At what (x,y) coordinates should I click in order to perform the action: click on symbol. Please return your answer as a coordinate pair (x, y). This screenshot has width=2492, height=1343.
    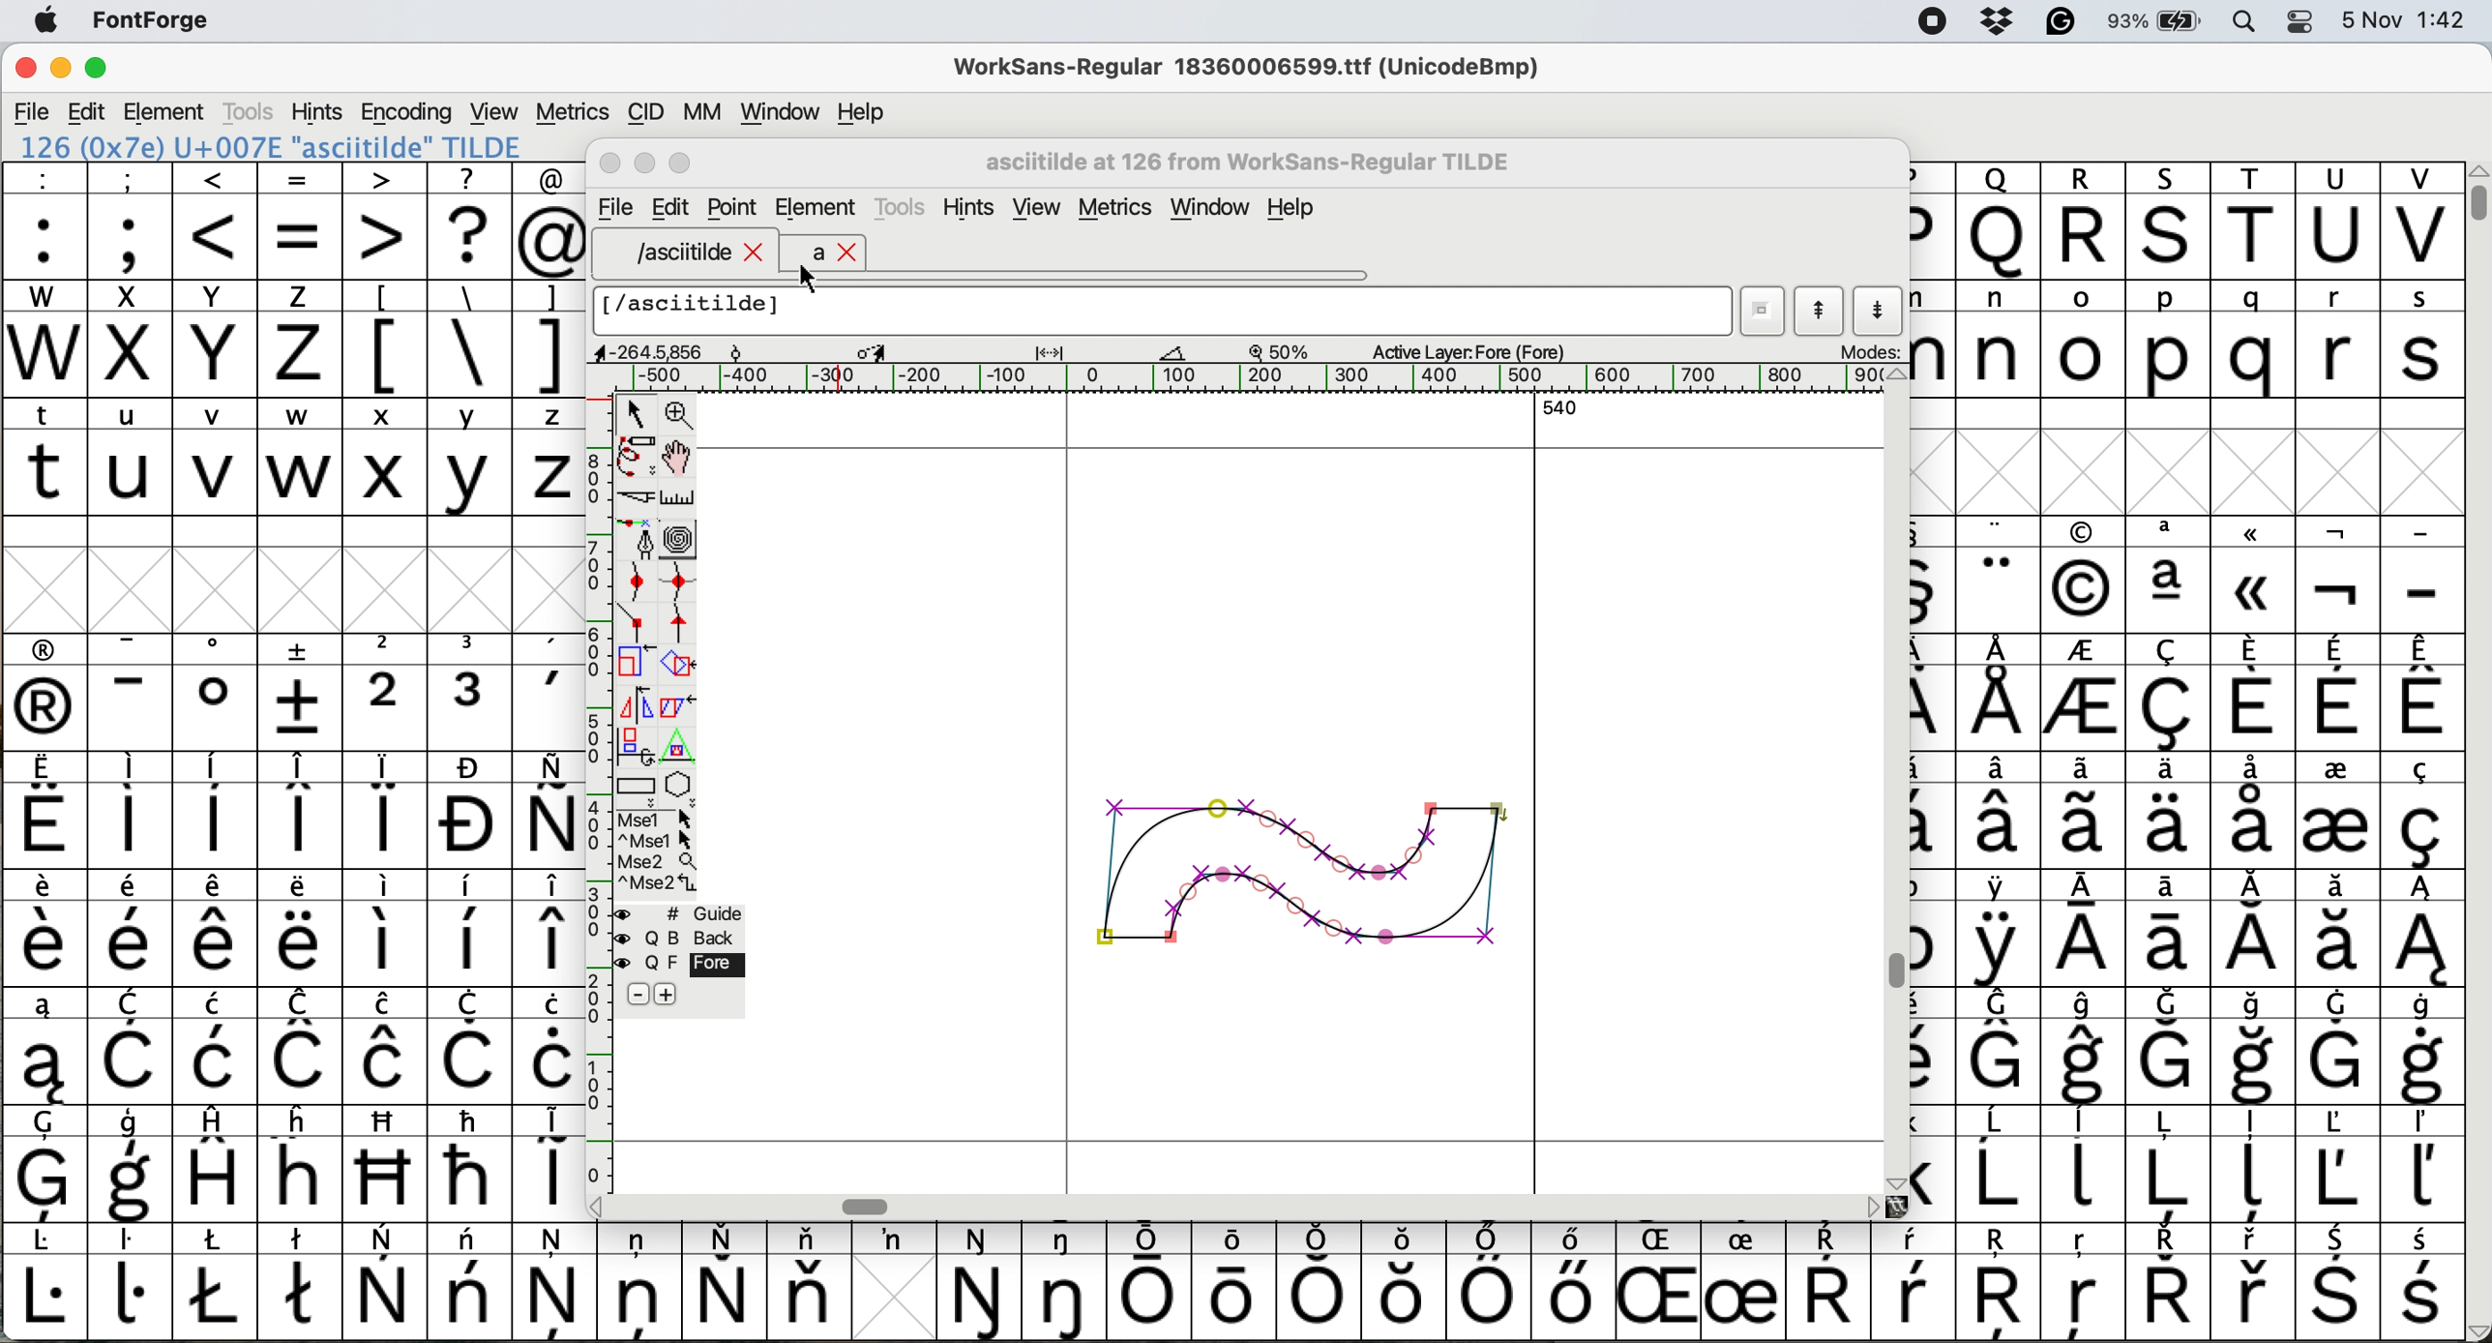
    Looking at the image, I should click on (2167, 1282).